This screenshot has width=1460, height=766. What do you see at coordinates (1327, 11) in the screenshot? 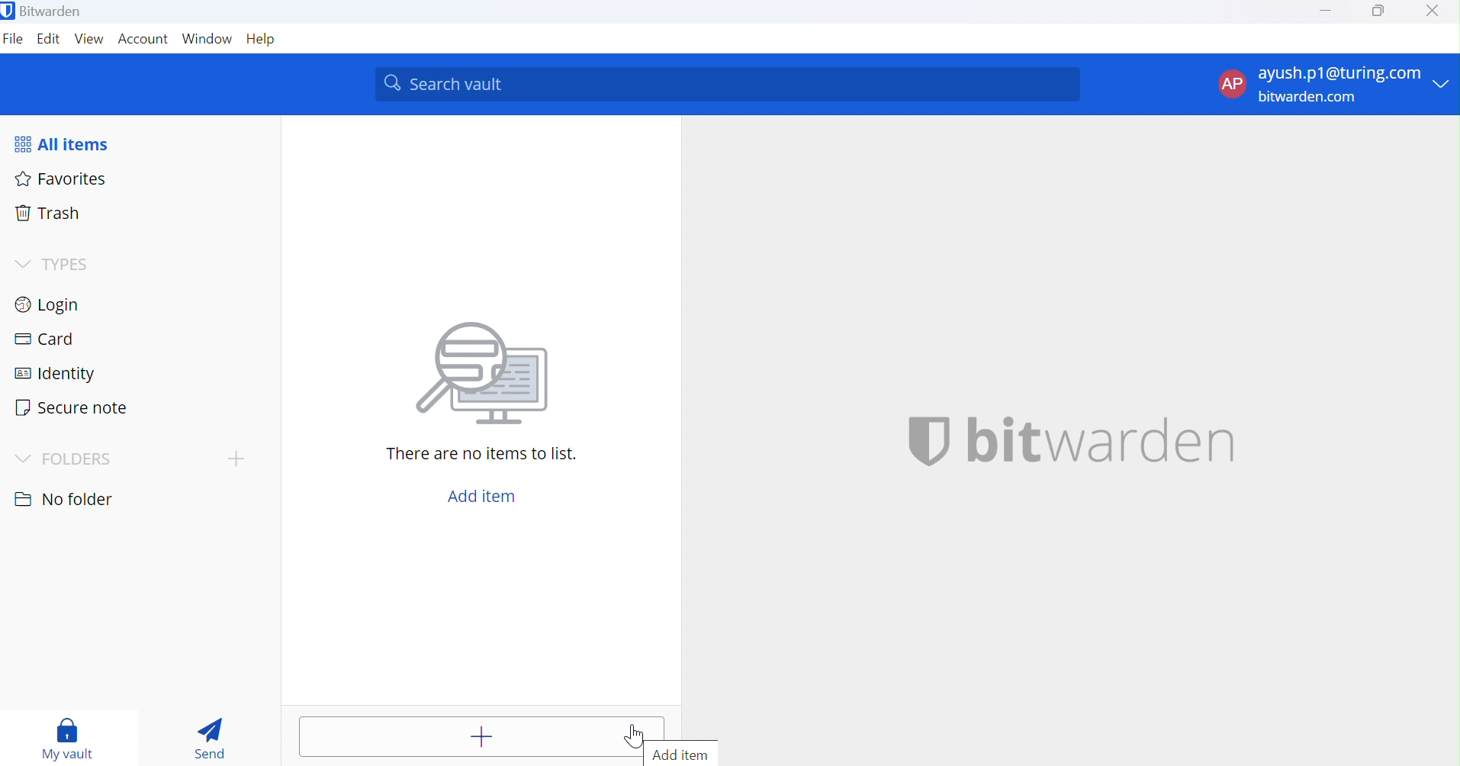
I see `Minimize` at bounding box center [1327, 11].